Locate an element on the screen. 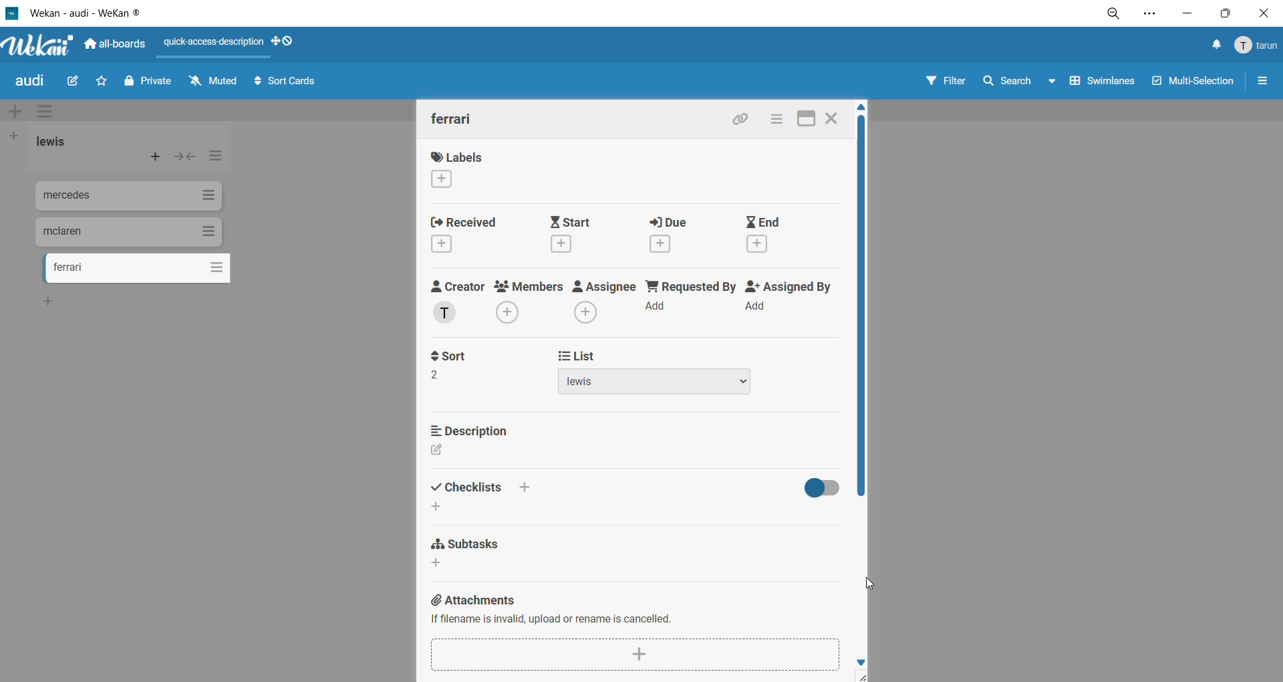 The height and width of the screenshot is (682, 1283). show desktop drag handles is located at coordinates (285, 42).